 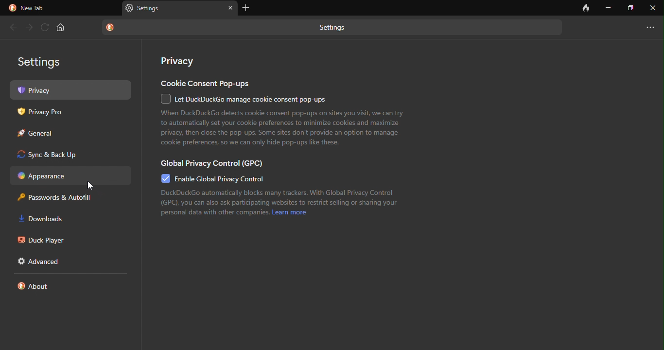 What do you see at coordinates (652, 7) in the screenshot?
I see `close` at bounding box center [652, 7].